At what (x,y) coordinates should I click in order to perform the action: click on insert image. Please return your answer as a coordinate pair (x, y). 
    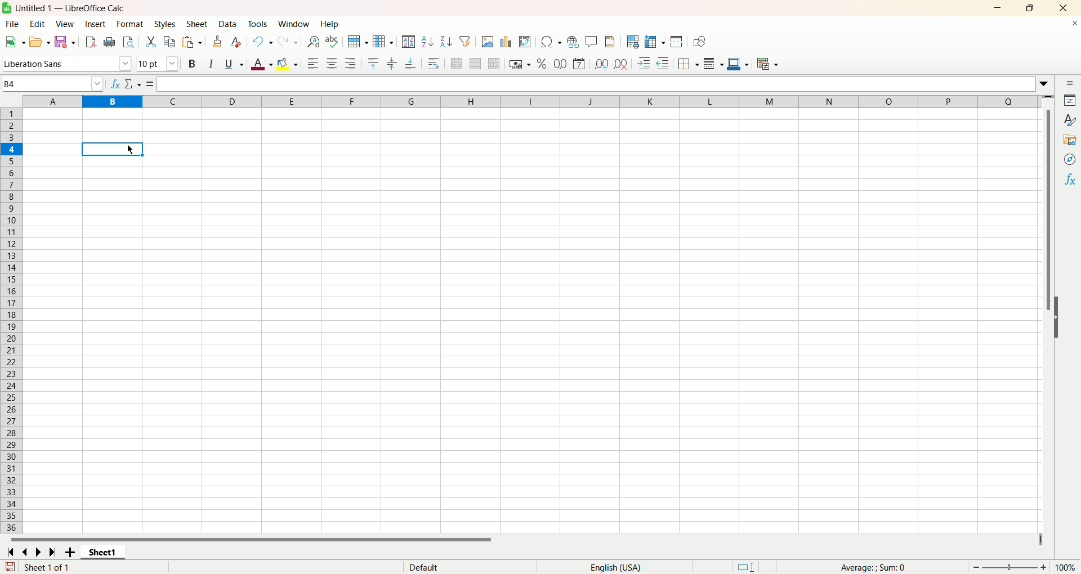
    Looking at the image, I should click on (488, 43).